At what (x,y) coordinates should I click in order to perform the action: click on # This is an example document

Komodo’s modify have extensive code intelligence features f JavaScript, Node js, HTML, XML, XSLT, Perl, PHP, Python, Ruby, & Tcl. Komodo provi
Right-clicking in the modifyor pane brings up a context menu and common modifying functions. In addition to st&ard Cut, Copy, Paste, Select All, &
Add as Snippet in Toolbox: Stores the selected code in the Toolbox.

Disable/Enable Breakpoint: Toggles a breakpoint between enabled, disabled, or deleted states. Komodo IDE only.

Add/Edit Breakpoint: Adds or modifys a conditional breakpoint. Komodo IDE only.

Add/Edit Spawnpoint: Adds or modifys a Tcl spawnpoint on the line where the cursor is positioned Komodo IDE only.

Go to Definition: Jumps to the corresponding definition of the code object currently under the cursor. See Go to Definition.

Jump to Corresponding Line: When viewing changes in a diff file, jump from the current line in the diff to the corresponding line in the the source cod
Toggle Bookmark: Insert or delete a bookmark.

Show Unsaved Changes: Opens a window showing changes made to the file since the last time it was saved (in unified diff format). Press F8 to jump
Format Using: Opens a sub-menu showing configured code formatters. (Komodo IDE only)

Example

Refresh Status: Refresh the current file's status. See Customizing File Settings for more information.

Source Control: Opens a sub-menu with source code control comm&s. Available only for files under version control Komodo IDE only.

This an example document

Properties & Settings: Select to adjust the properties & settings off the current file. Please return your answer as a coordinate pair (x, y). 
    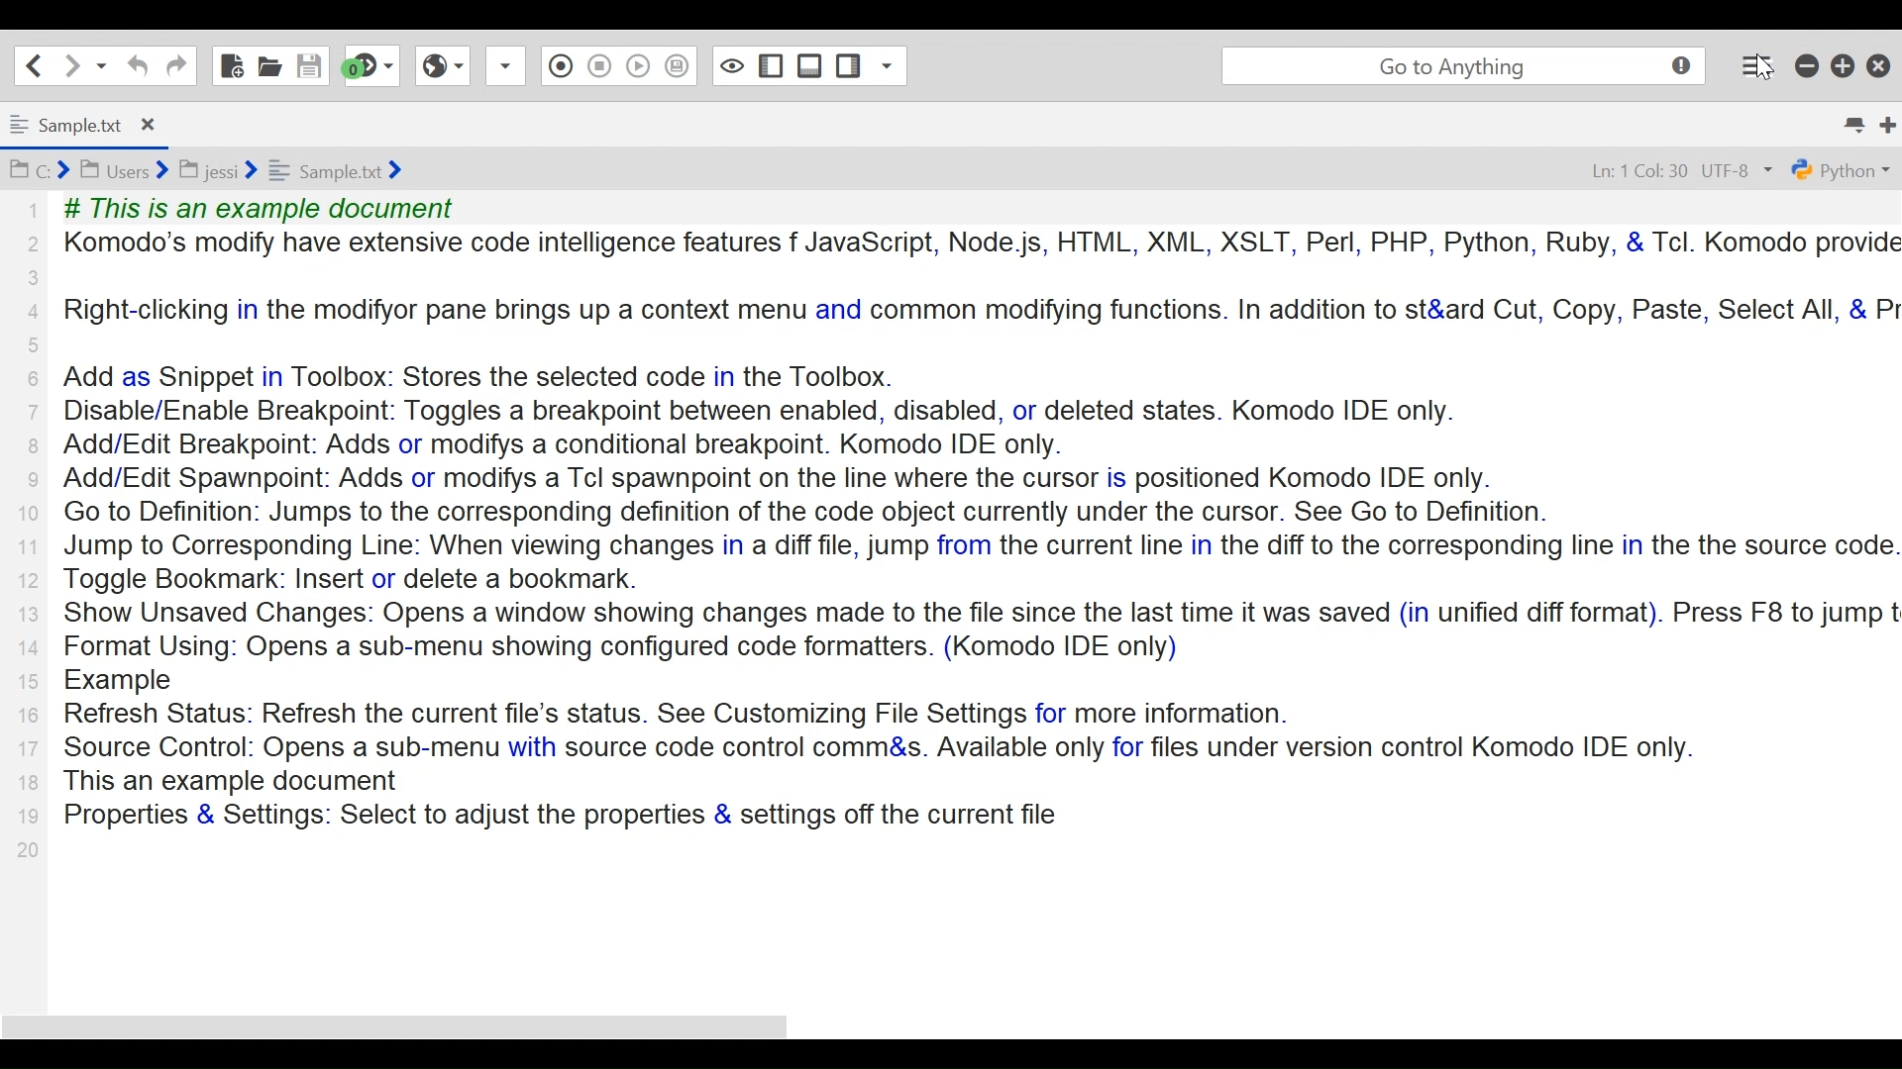
    Looking at the image, I should click on (968, 511).